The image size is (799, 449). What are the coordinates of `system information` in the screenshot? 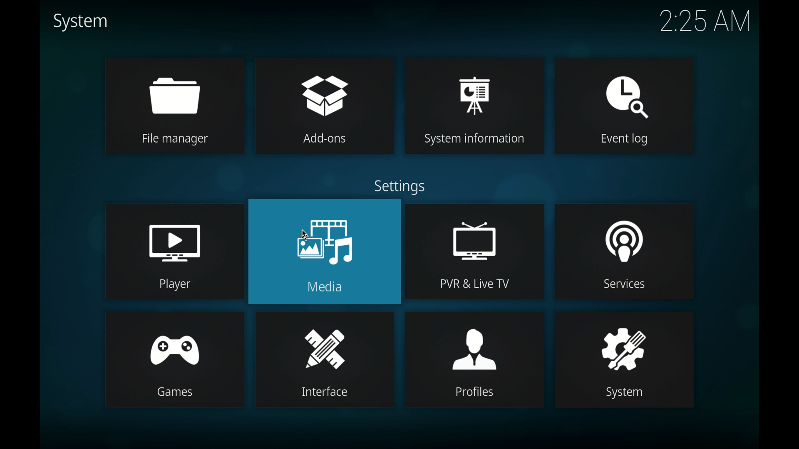 It's located at (474, 89).